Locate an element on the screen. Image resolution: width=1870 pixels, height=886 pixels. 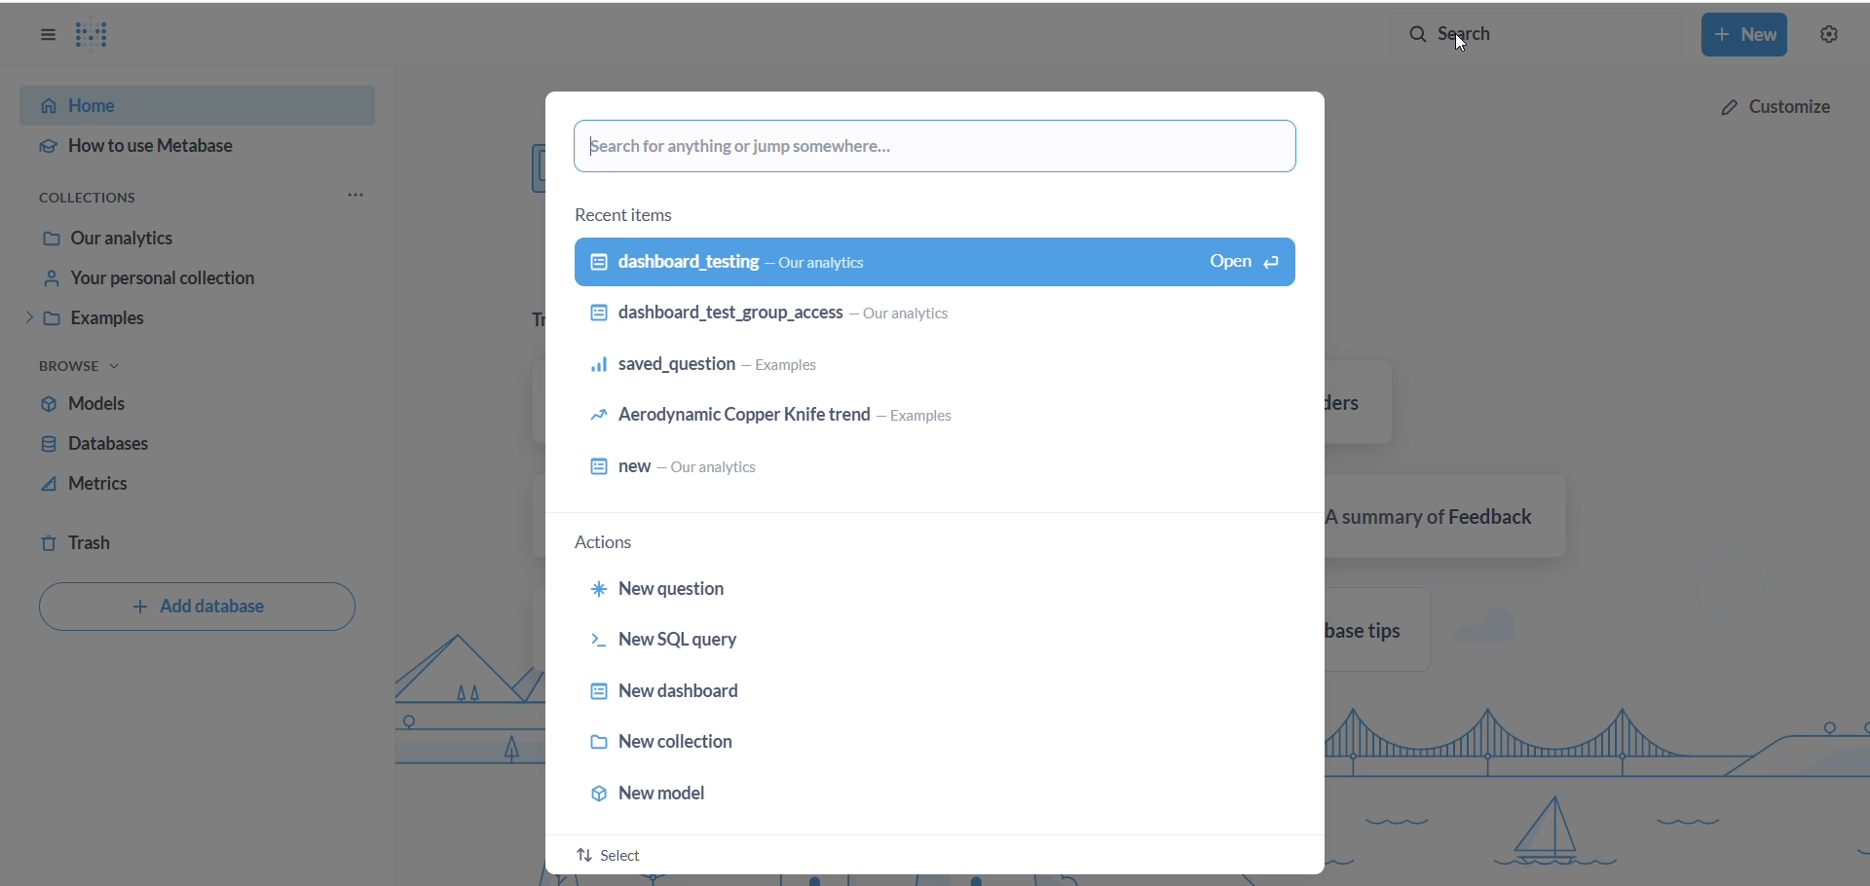
metrics is located at coordinates (165, 484).